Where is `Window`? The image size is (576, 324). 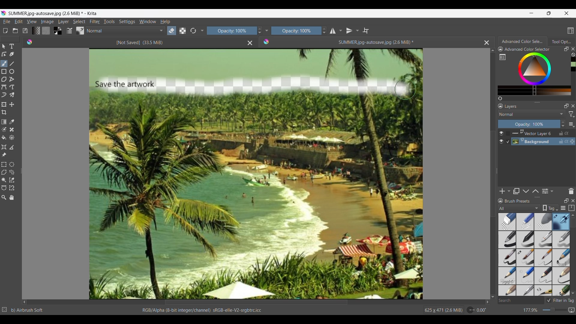 Window is located at coordinates (148, 22).